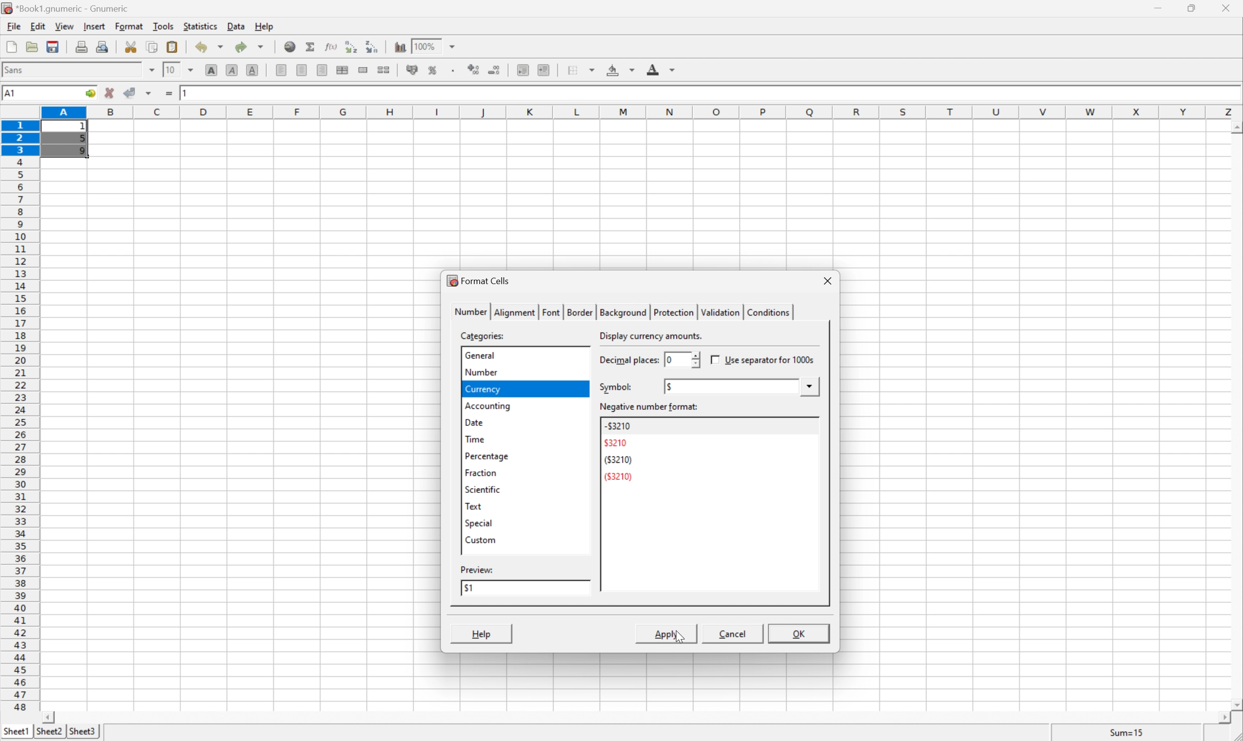  I want to click on sum in current cell, so click(312, 46).